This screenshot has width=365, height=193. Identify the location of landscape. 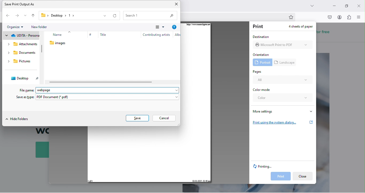
(286, 62).